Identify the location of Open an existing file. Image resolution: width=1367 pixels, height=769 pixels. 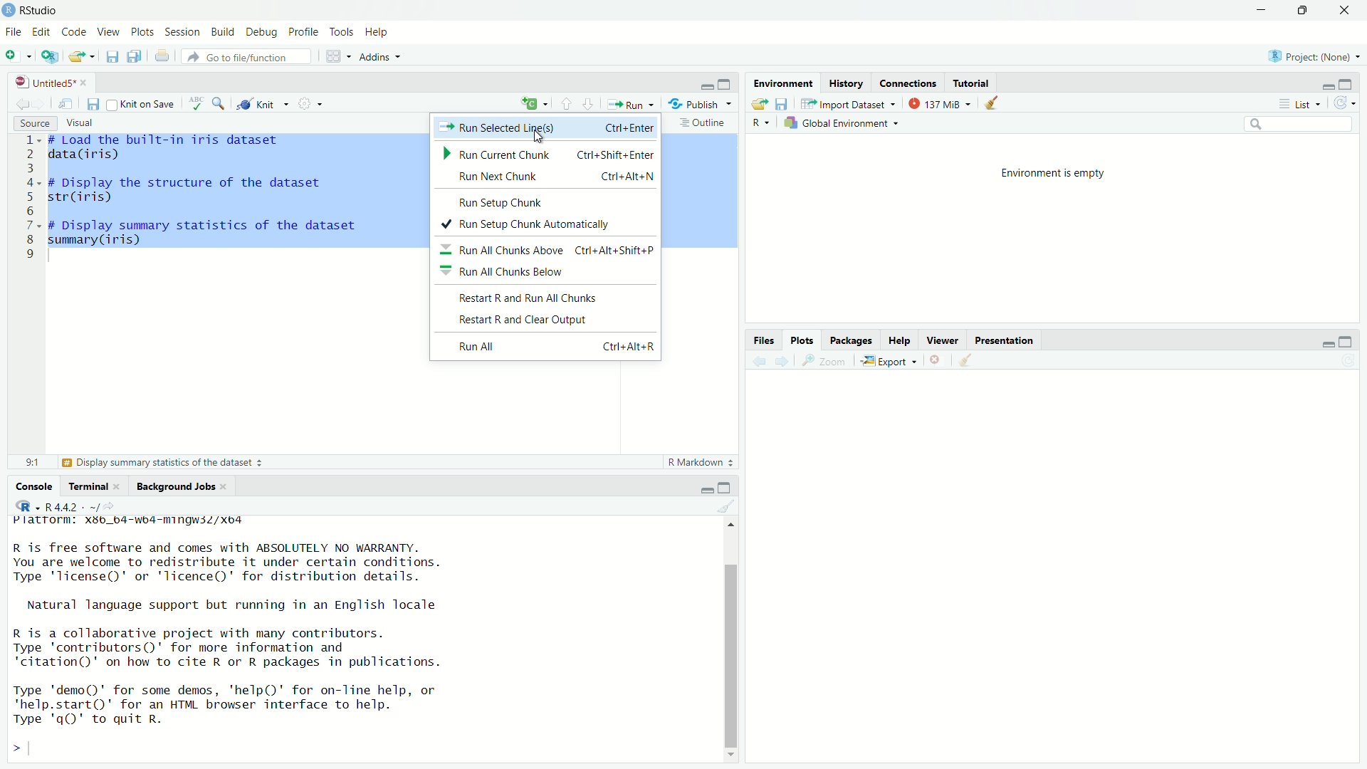
(82, 57).